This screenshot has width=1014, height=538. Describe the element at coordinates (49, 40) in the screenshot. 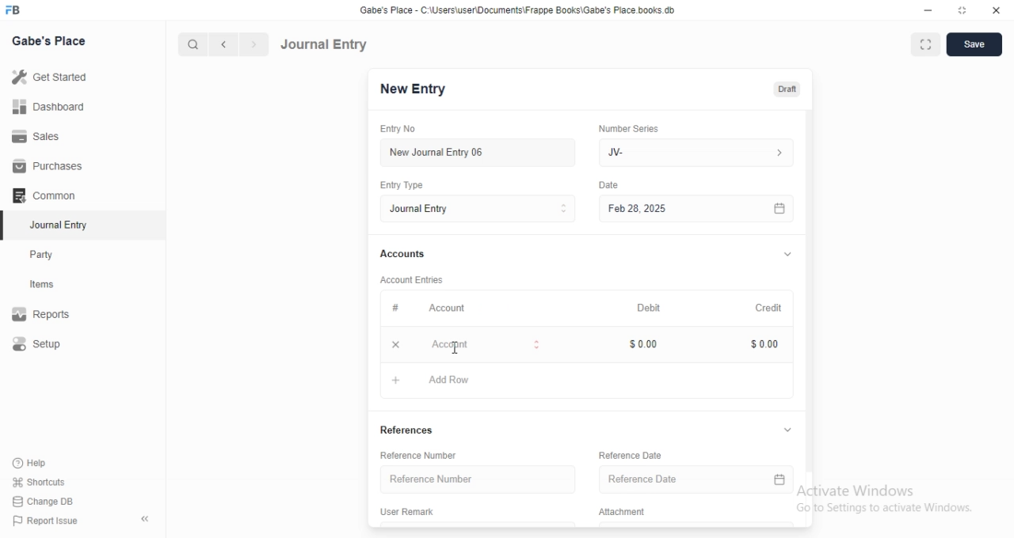

I see `Gabe's Place` at that location.